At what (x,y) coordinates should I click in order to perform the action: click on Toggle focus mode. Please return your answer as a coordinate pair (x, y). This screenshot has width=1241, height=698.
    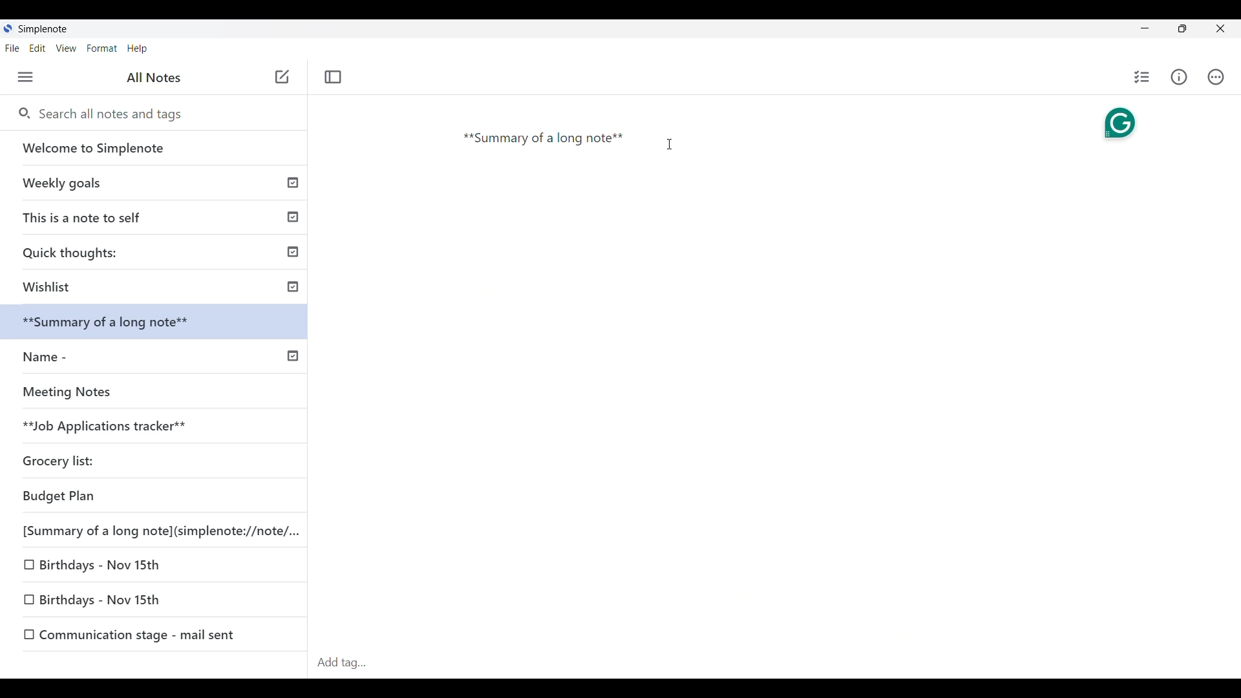
    Looking at the image, I should click on (333, 77).